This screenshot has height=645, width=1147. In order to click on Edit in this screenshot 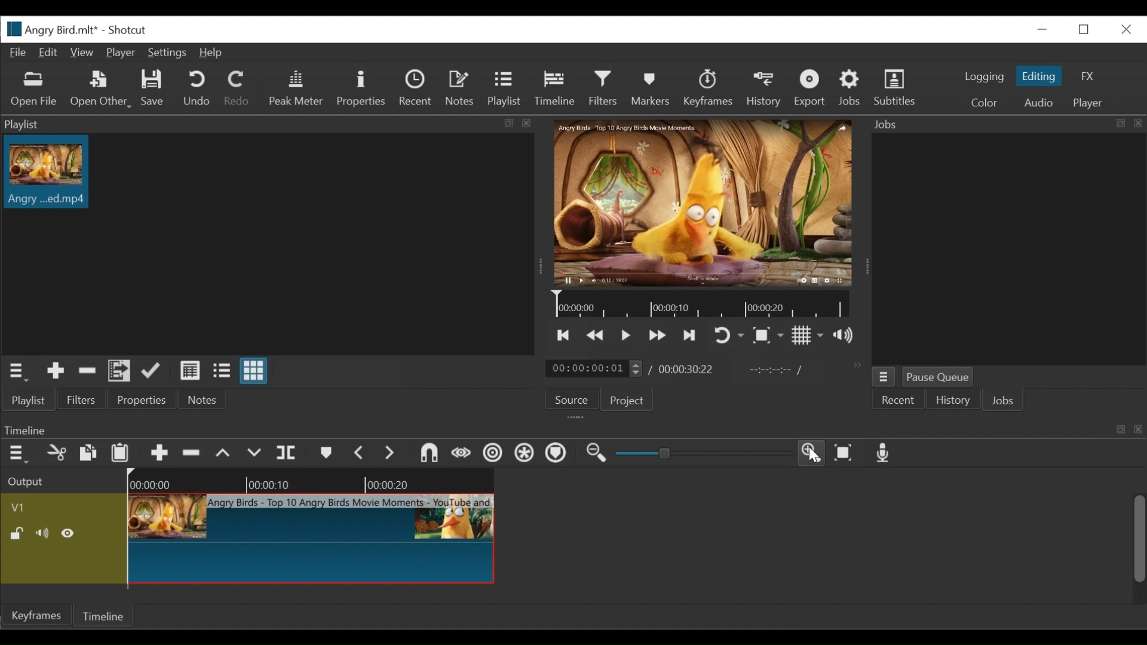, I will do `click(50, 53)`.